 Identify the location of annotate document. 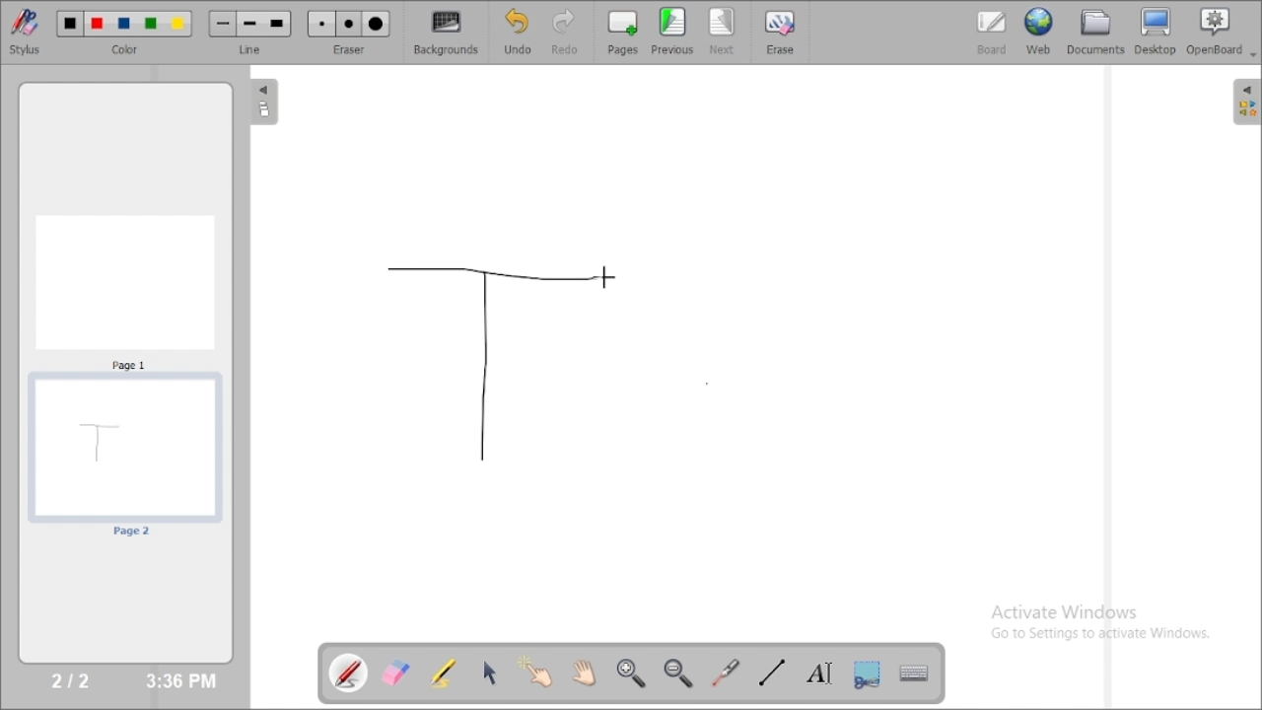
(350, 673).